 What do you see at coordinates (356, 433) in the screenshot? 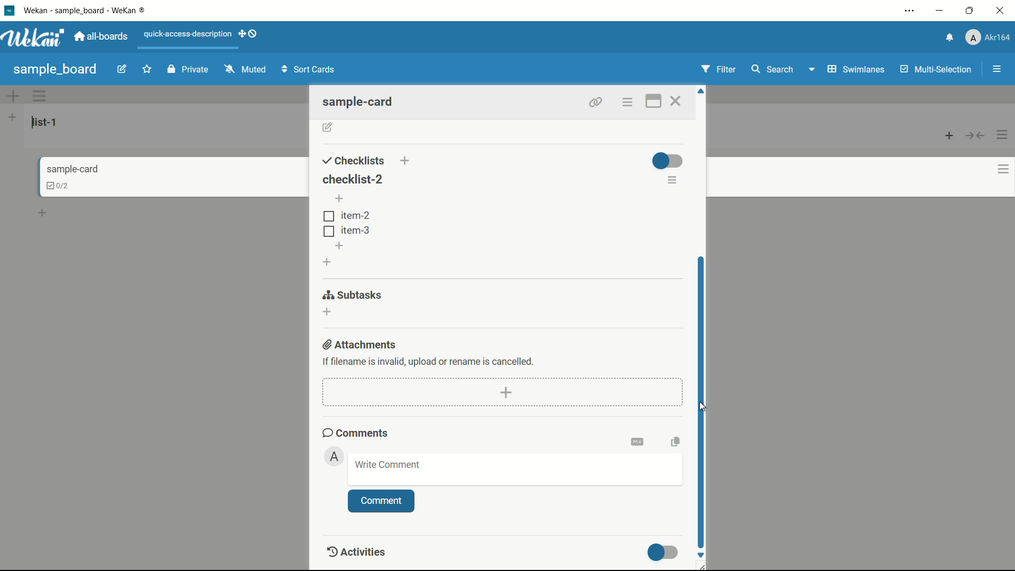
I see `comments` at bounding box center [356, 433].